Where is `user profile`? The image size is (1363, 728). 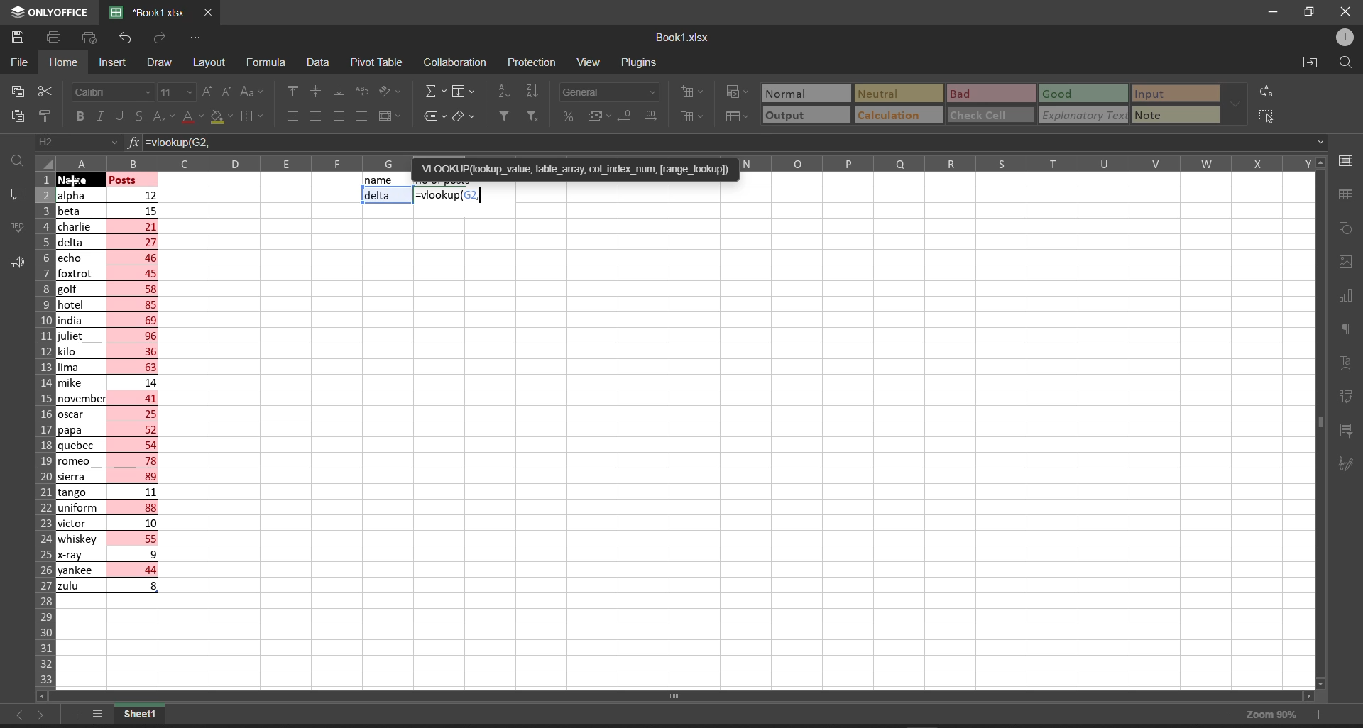
user profile is located at coordinates (1347, 37).